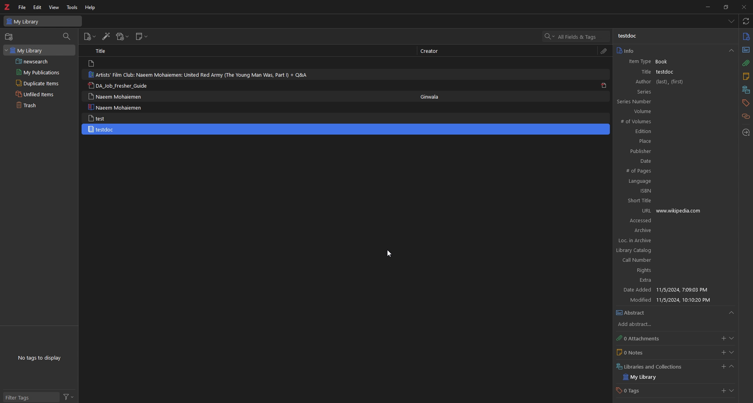  I want to click on item type, so click(639, 61).